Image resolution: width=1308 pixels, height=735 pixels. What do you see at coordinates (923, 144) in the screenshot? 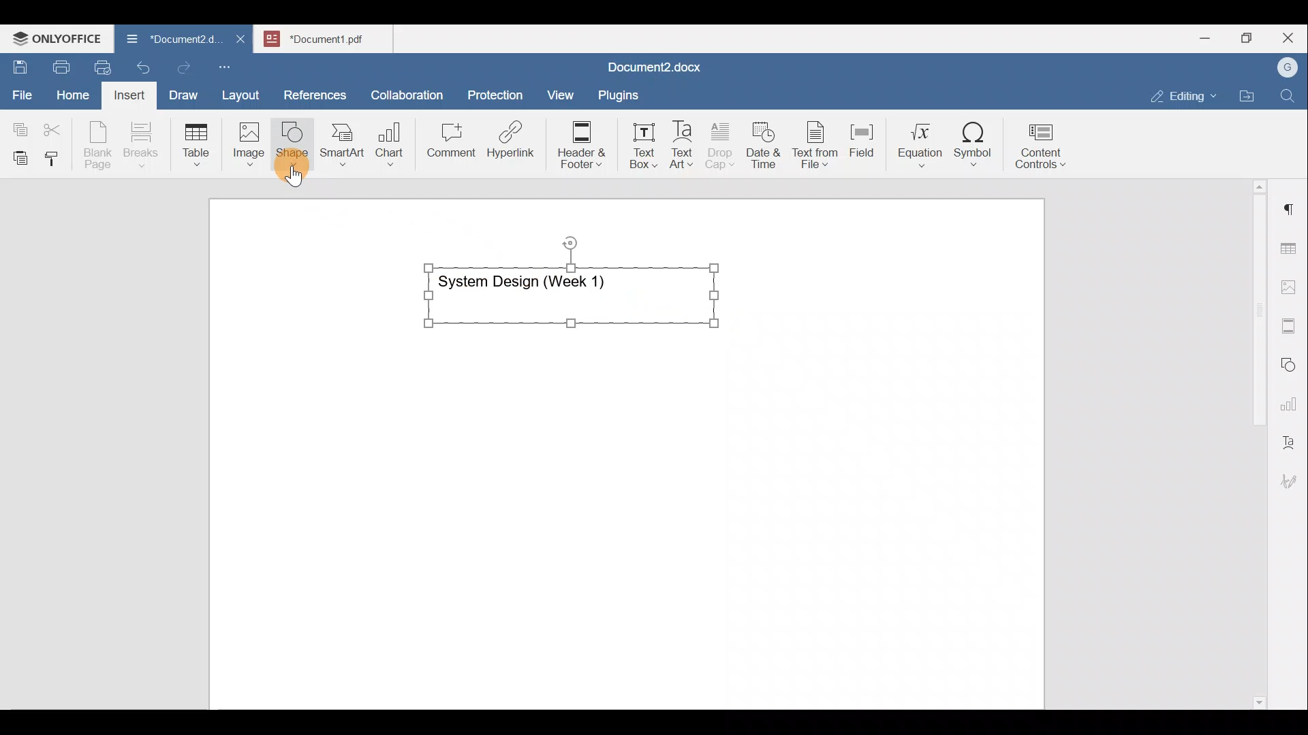
I see `Equation` at bounding box center [923, 144].